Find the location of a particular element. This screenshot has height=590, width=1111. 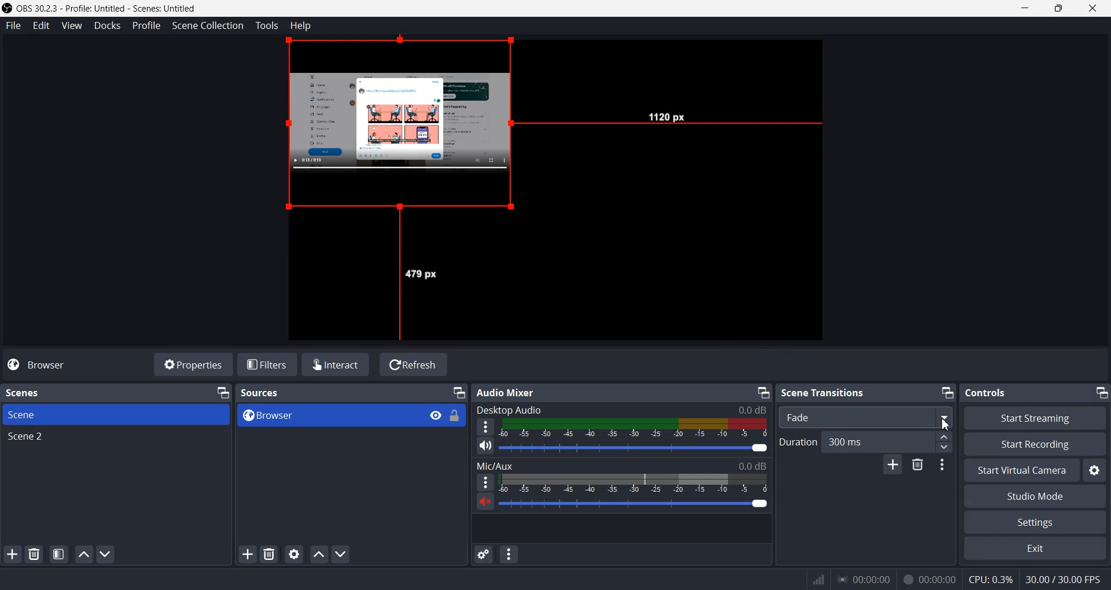

Scene Collection is located at coordinates (208, 25).